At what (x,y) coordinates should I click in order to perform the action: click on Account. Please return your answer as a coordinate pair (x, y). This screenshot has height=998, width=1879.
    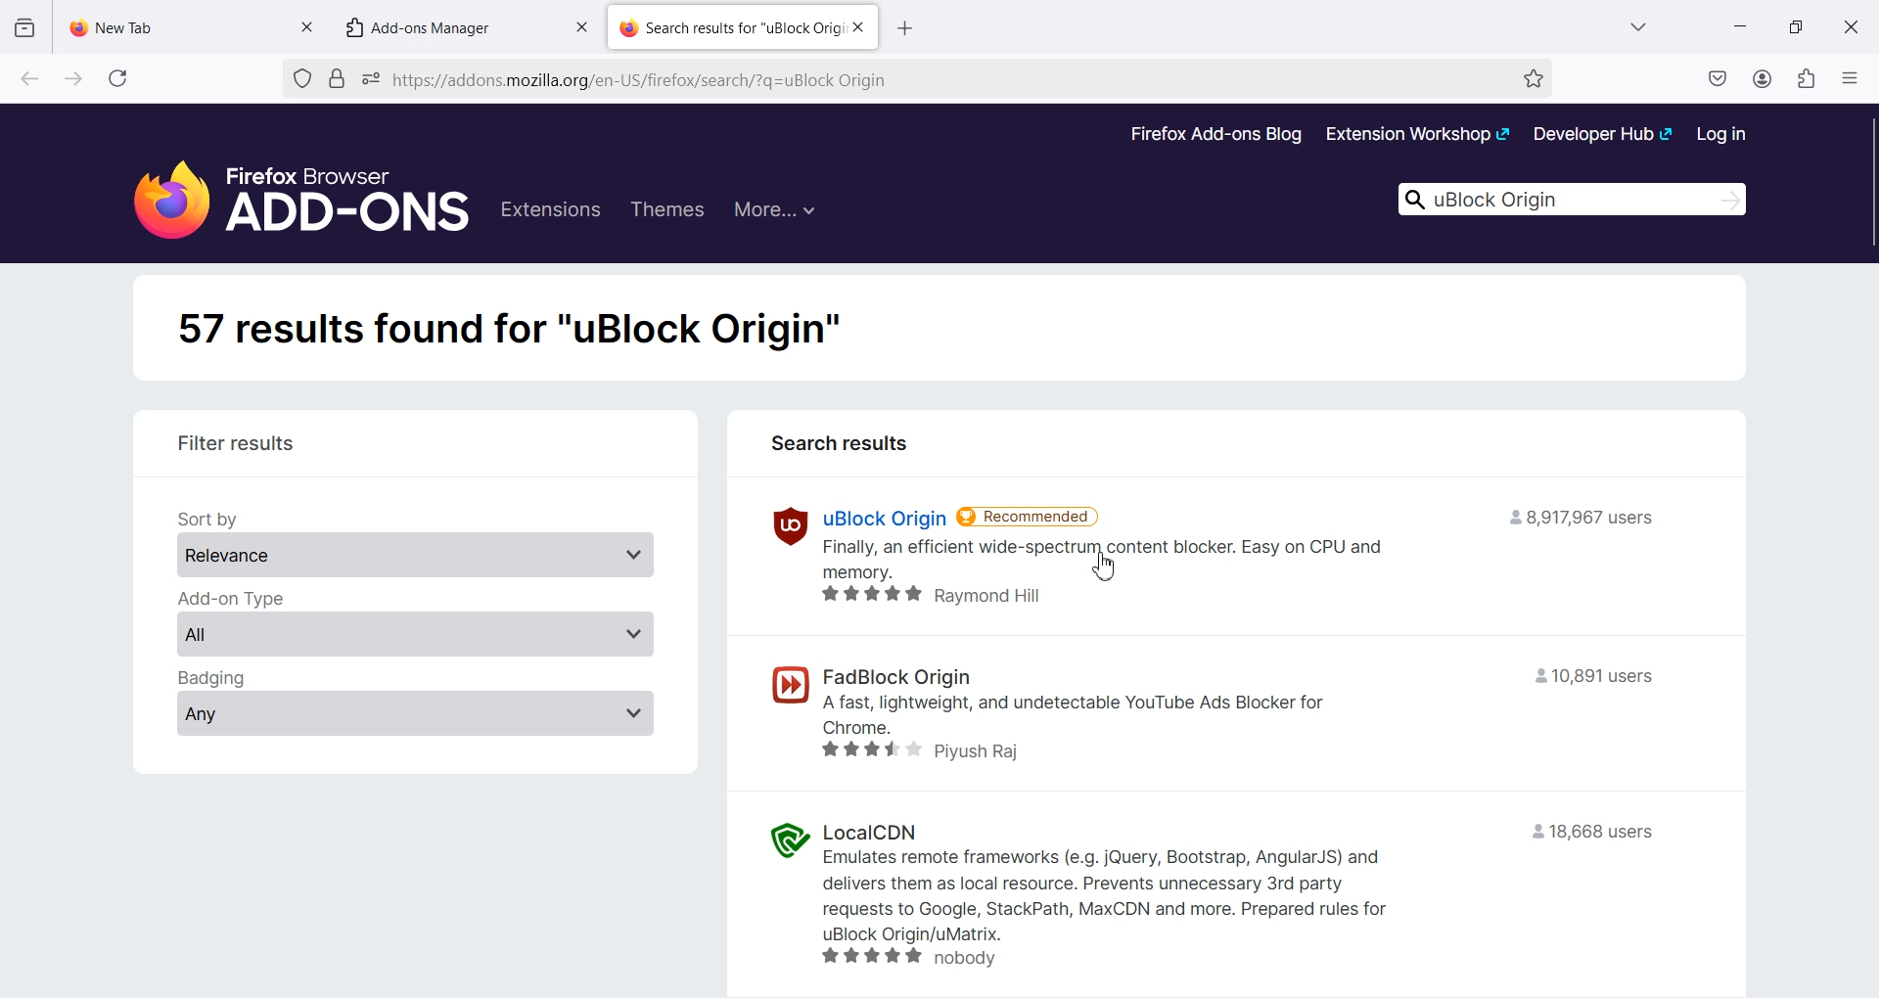
    Looking at the image, I should click on (1764, 78).